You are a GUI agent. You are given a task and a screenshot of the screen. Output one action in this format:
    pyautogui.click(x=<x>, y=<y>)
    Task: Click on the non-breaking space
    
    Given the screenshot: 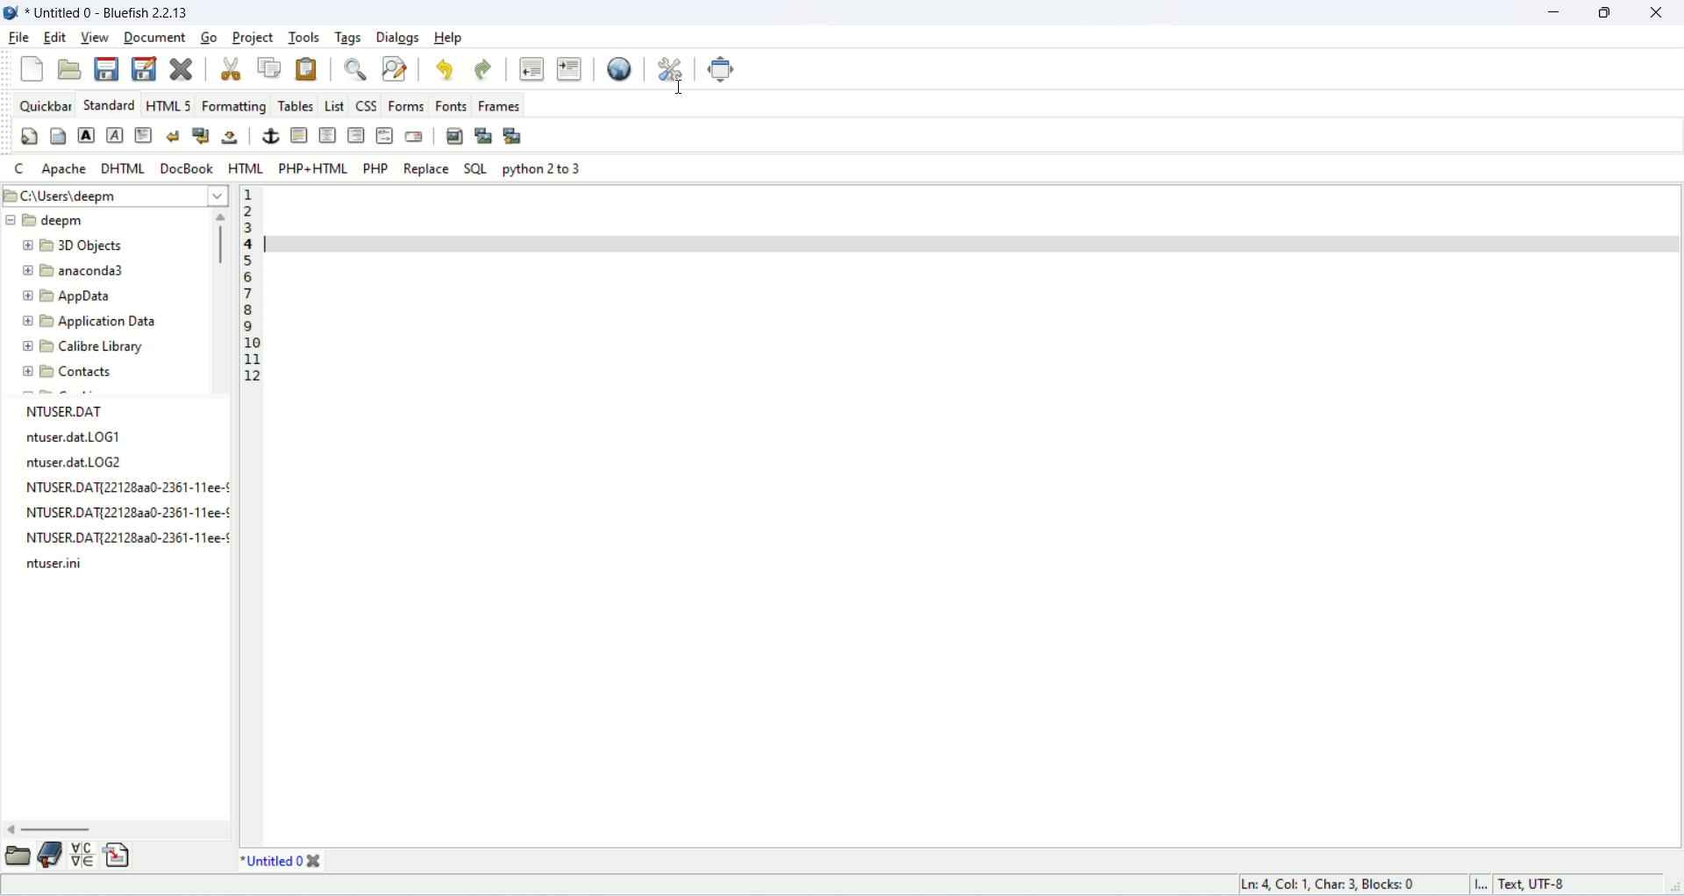 What is the action you would take?
    pyautogui.click(x=231, y=139)
    